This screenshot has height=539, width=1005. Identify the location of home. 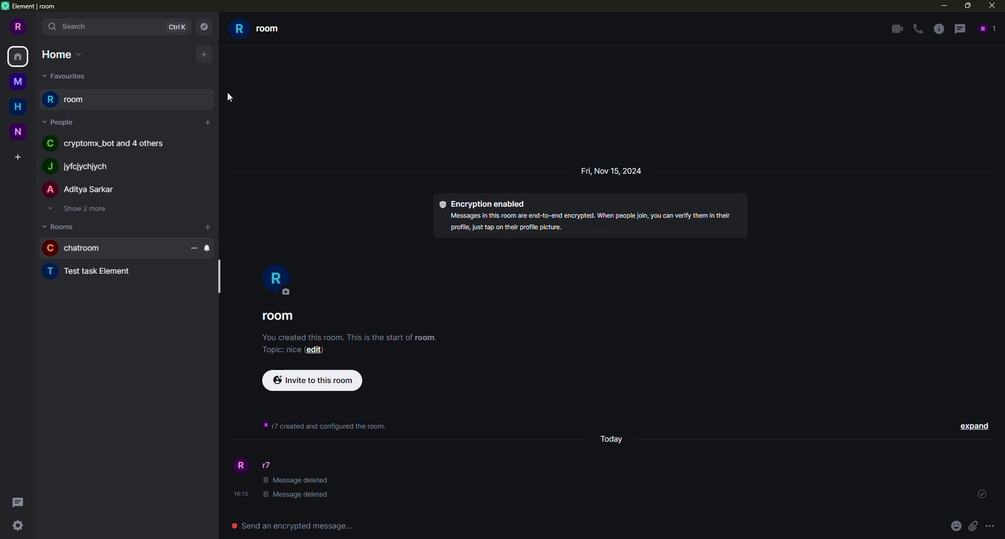
(20, 57).